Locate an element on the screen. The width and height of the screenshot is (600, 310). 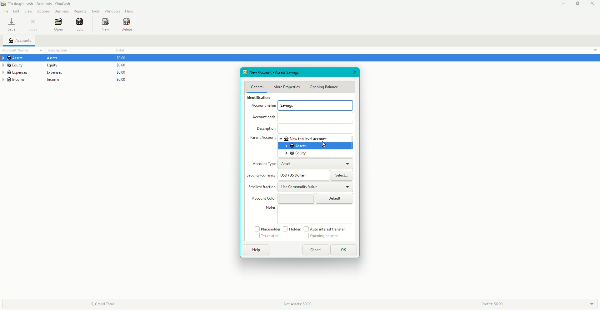
Minimize is located at coordinates (562, 4).